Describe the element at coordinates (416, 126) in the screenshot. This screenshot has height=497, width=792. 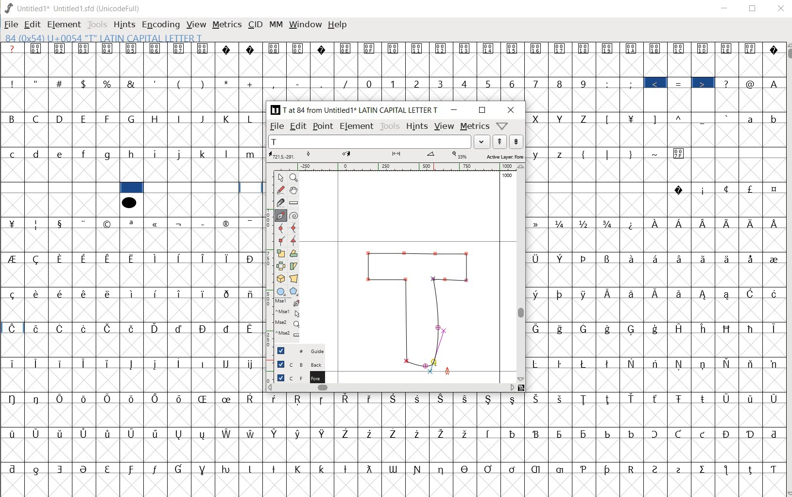
I see `hints` at that location.